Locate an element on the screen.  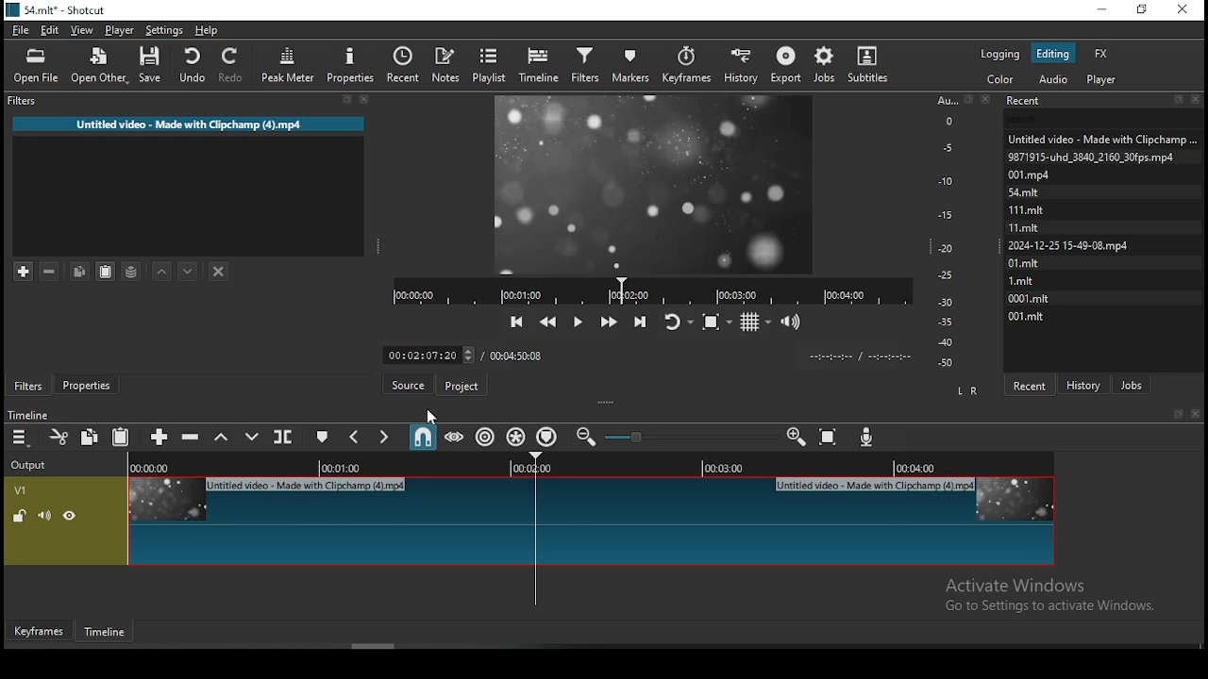
Output is located at coordinates (27, 465).